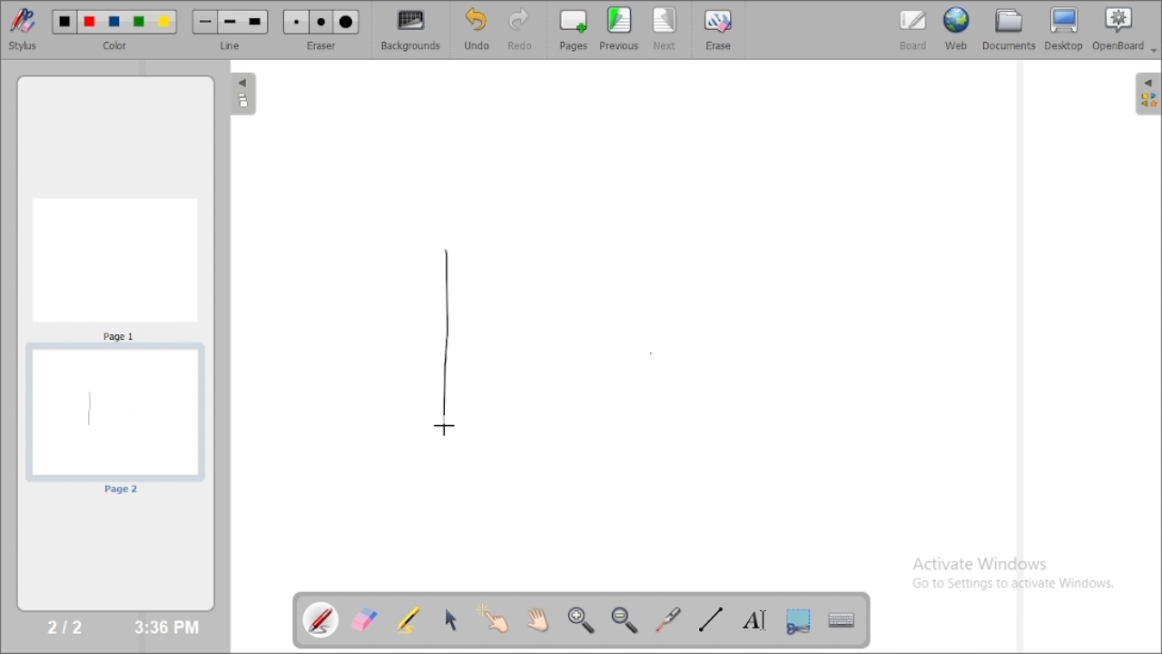  I want to click on draw lines, so click(710, 619).